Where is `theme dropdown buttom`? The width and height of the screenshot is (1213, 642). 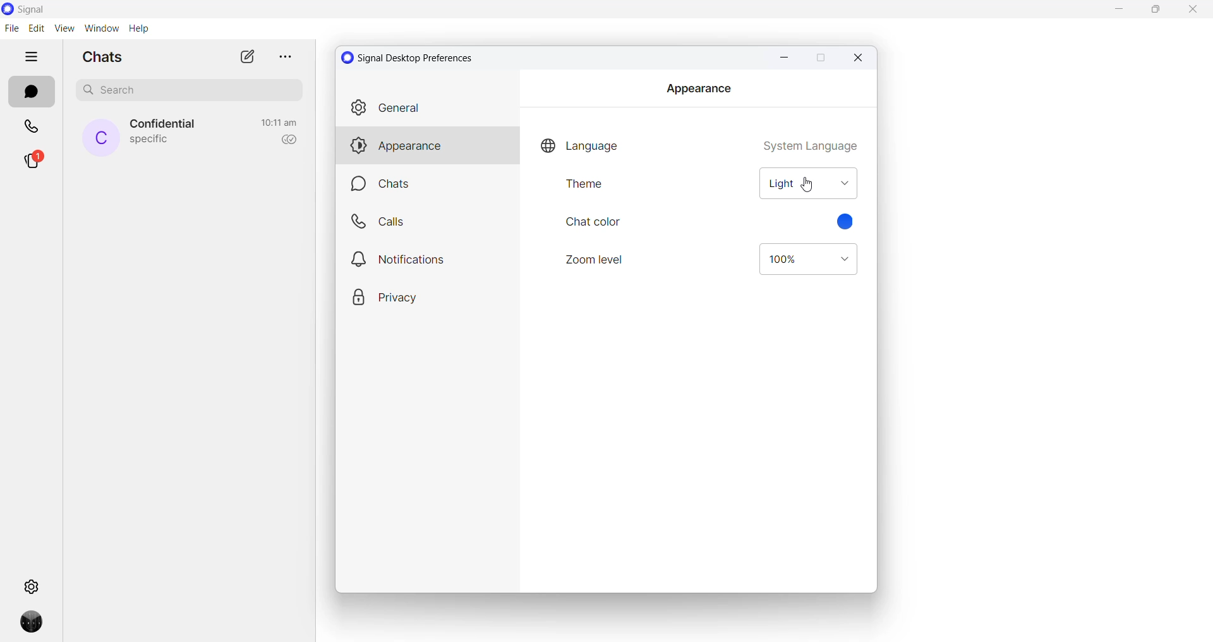
theme dropdown buttom is located at coordinates (811, 184).